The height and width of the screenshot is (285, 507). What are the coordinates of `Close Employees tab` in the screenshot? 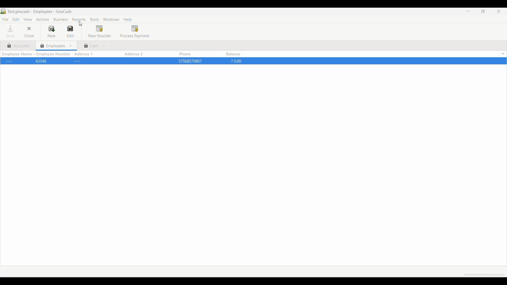 It's located at (70, 46).